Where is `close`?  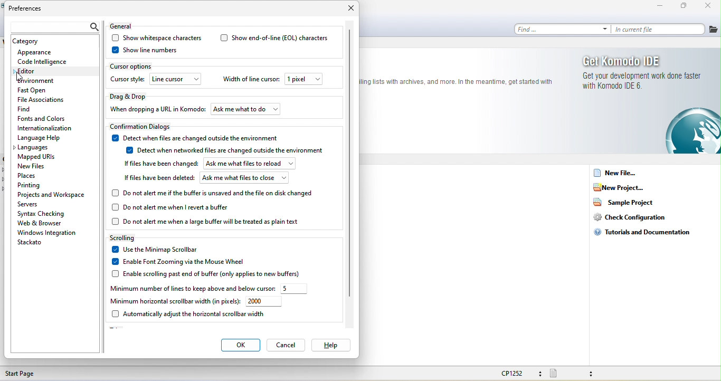
close is located at coordinates (711, 6).